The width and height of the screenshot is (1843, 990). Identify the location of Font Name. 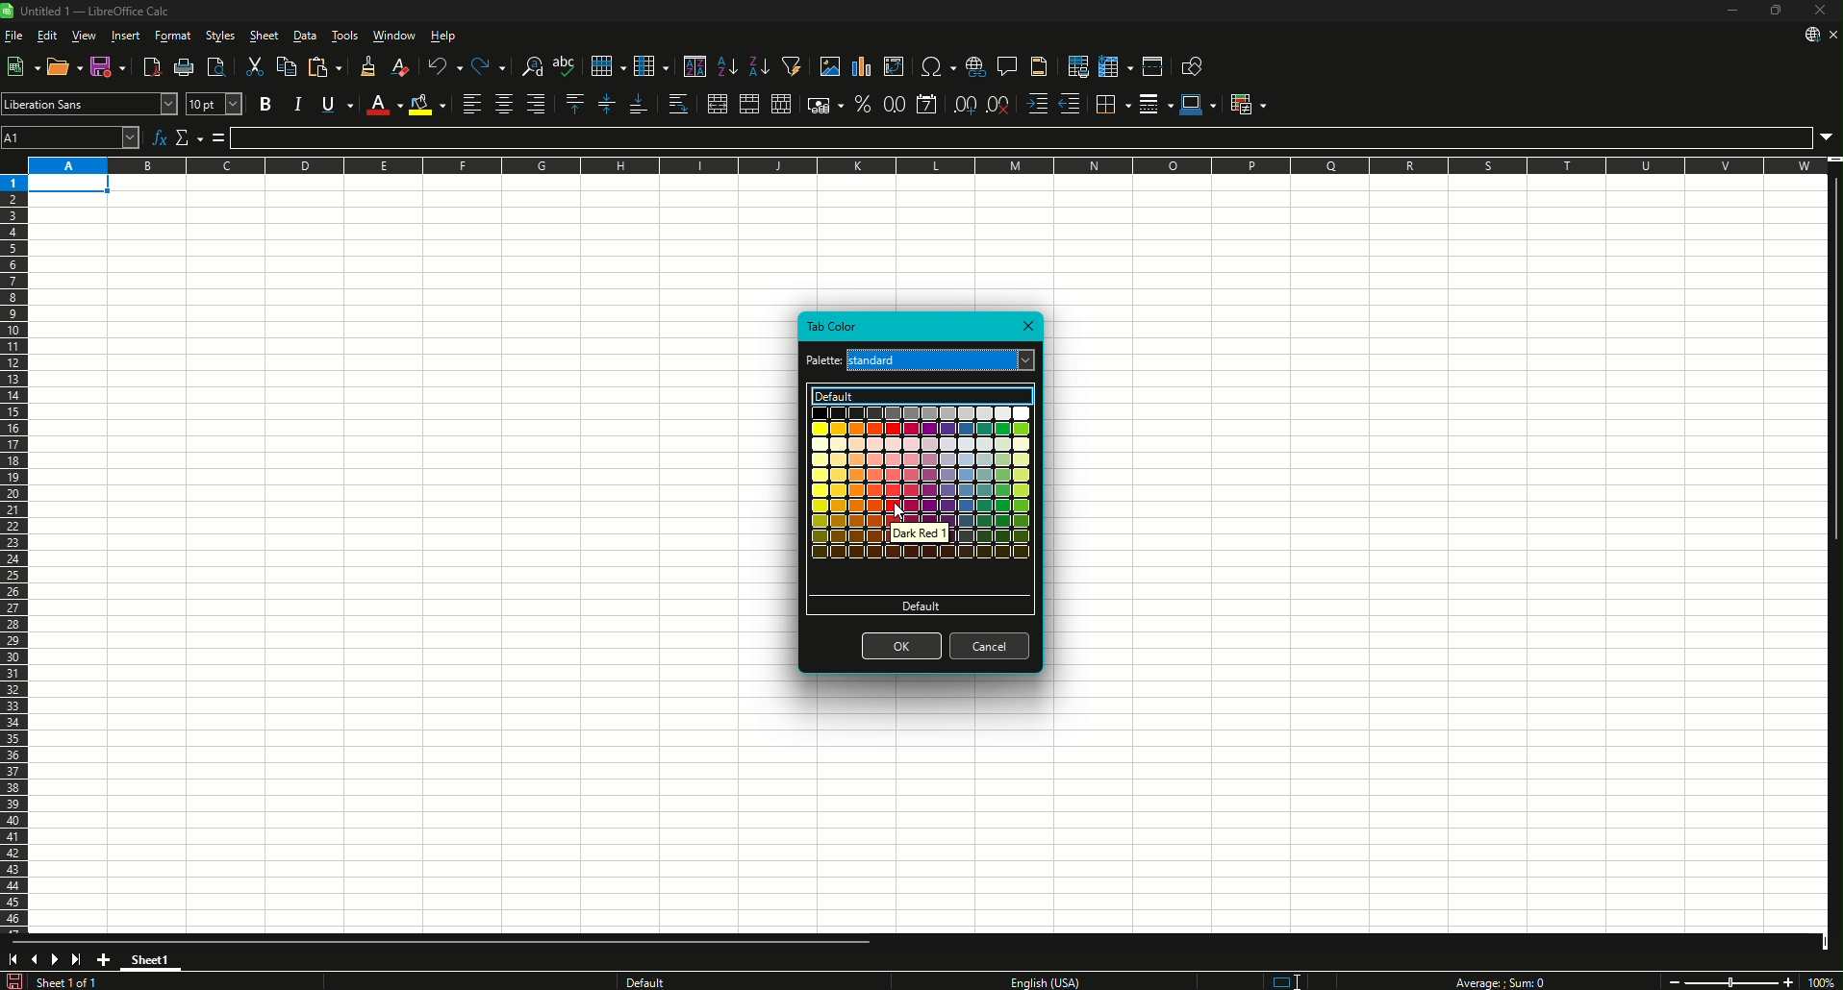
(168, 104).